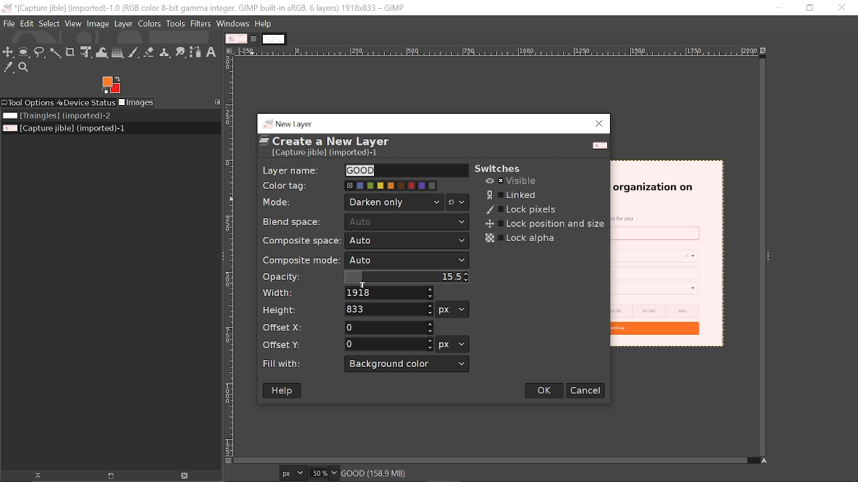 The width and height of the screenshot is (858, 482). Describe the element at coordinates (196, 52) in the screenshot. I see `Path tool` at that location.